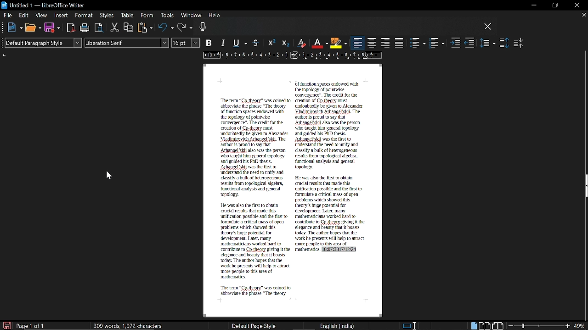  Describe the element at coordinates (215, 16) in the screenshot. I see `Help` at that location.